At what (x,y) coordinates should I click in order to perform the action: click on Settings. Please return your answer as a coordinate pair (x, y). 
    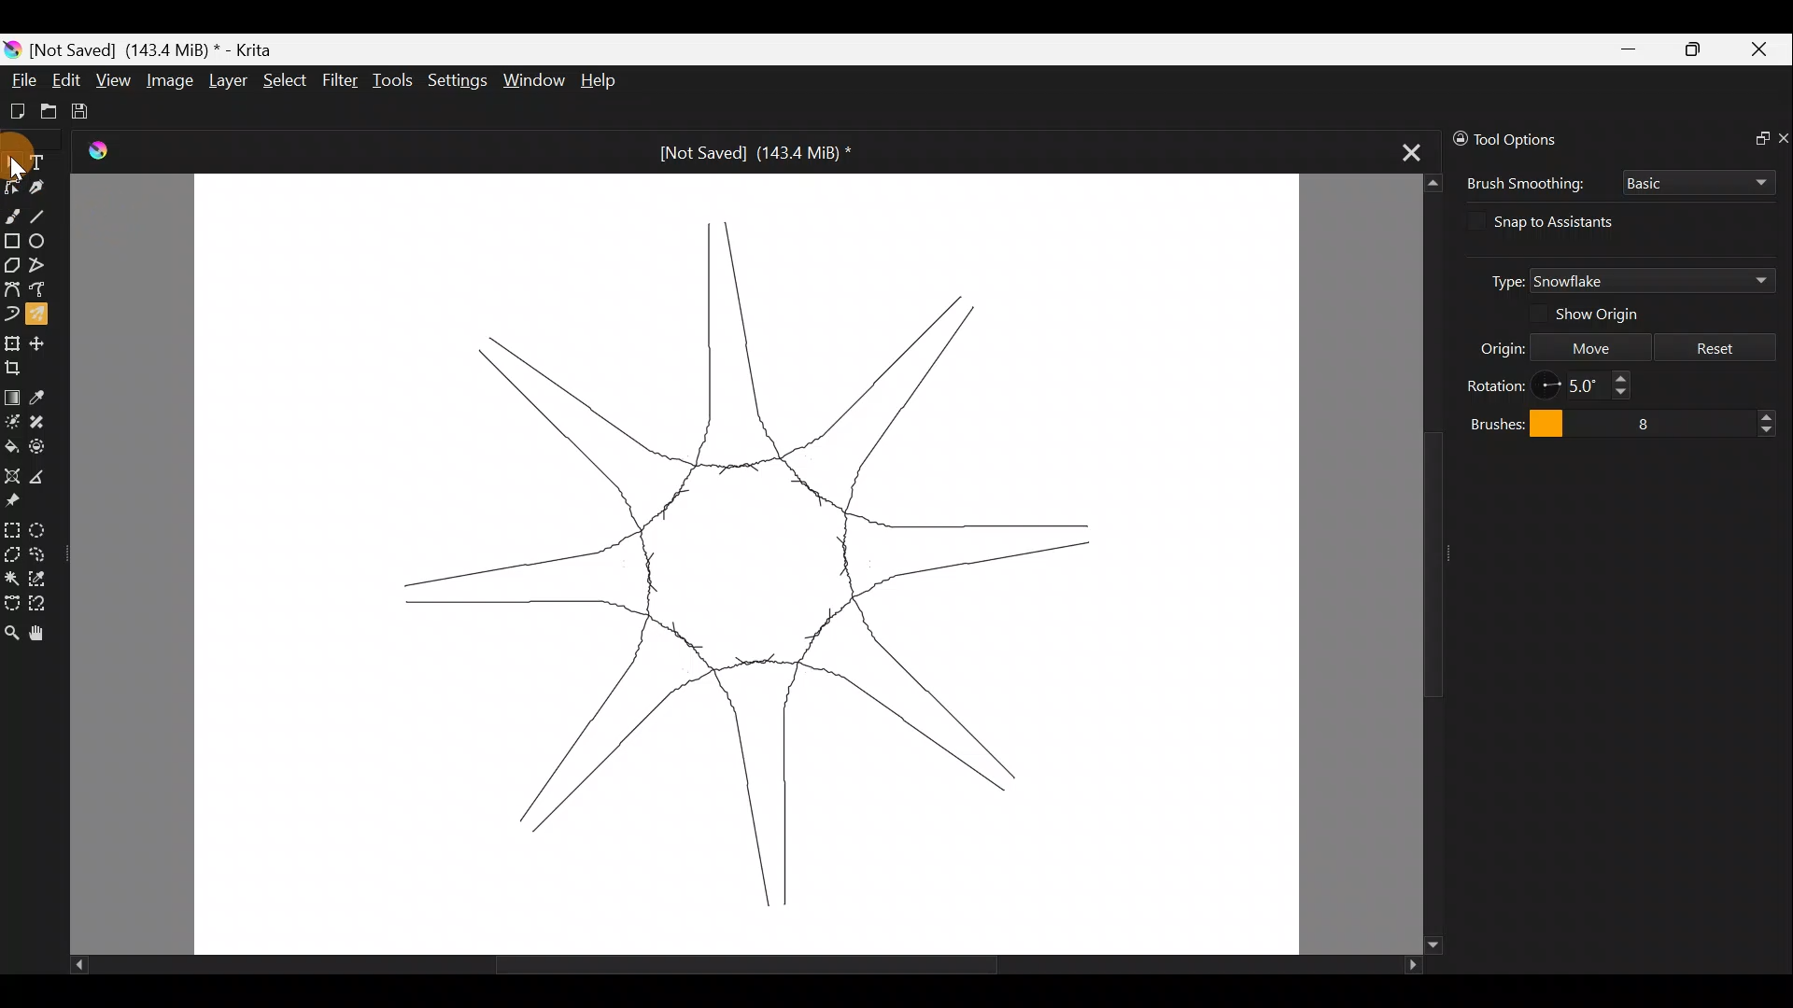
    Looking at the image, I should click on (454, 81).